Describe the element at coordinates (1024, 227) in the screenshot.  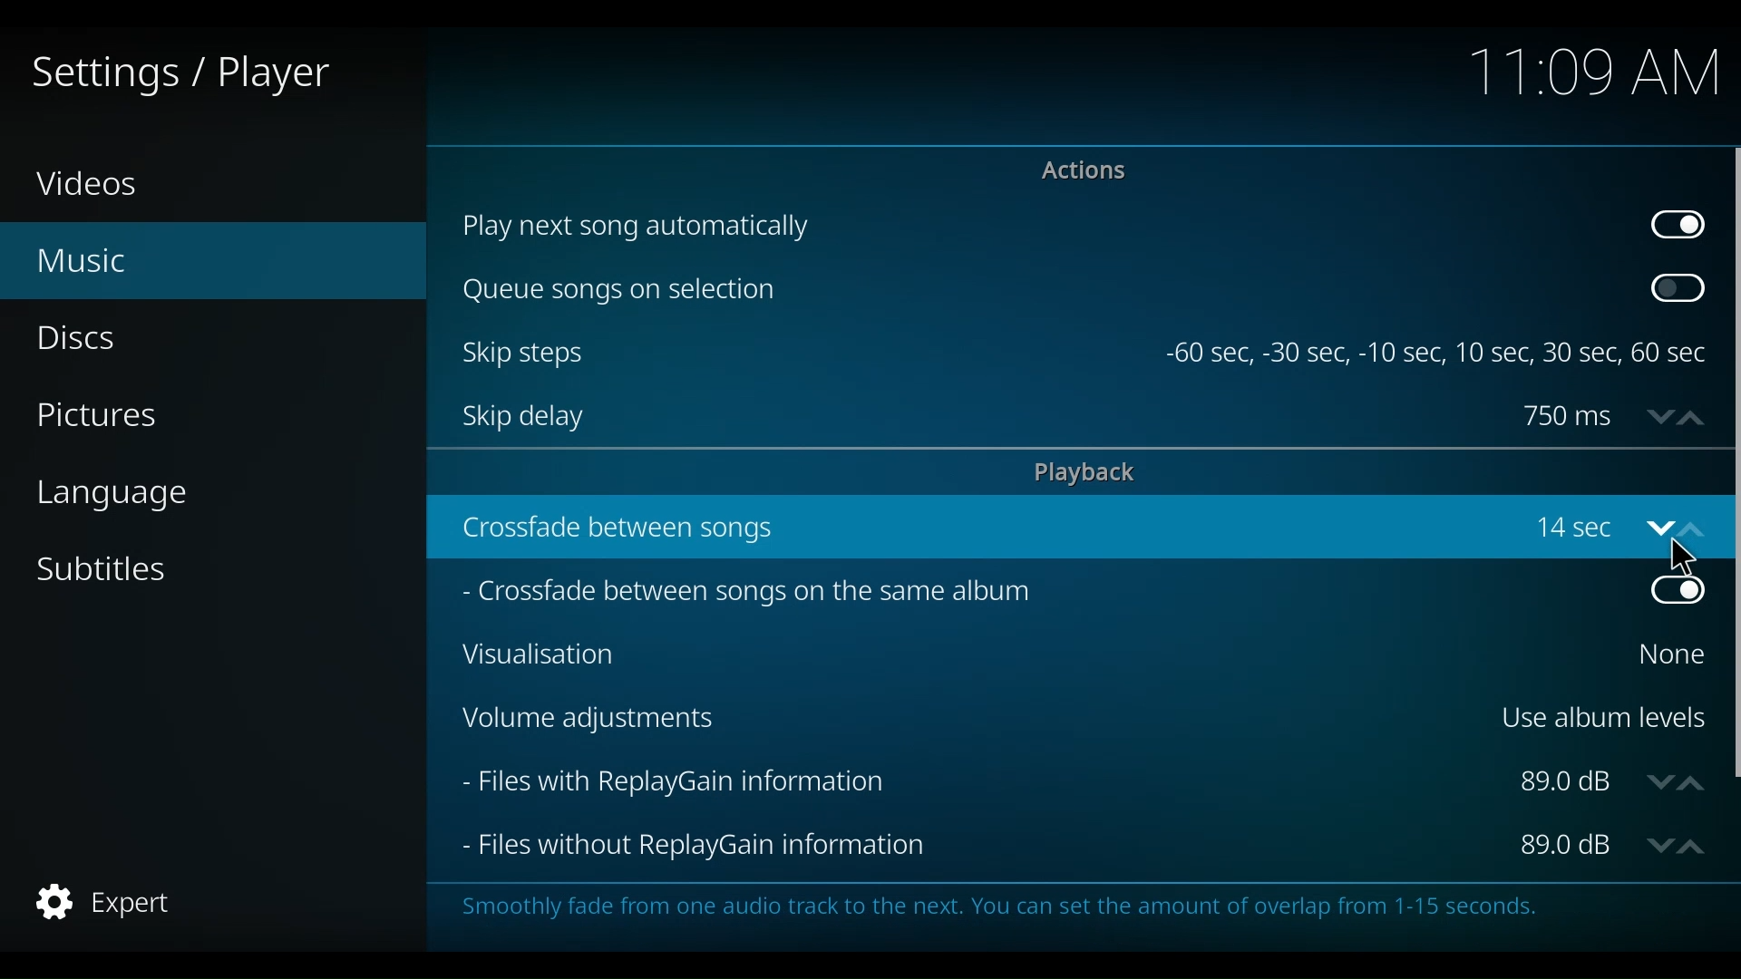
I see `Play next song automatically` at that location.